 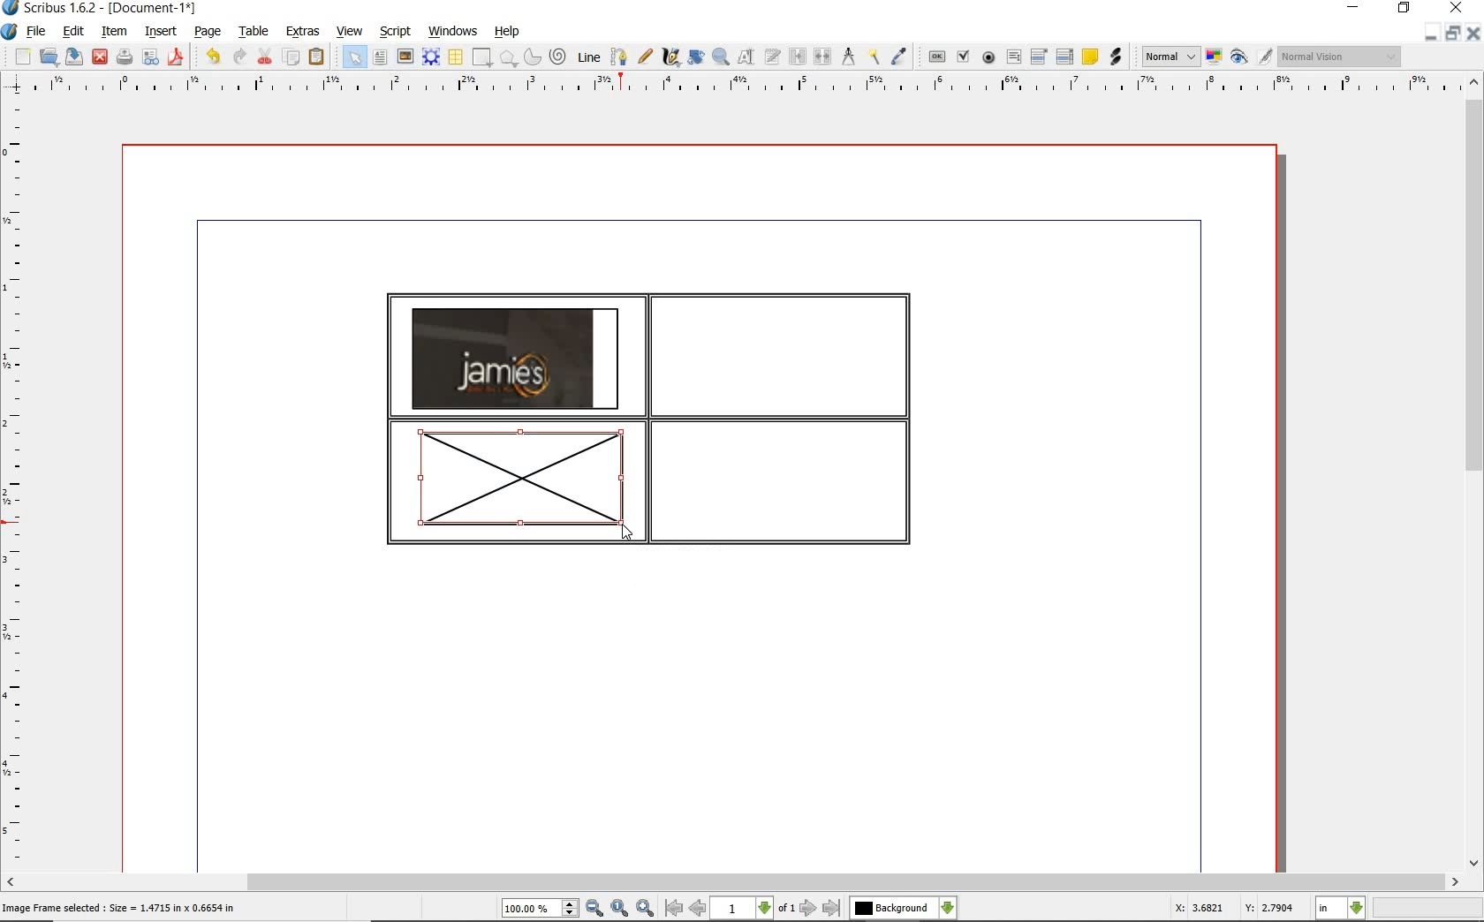 I want to click on undo, so click(x=212, y=57).